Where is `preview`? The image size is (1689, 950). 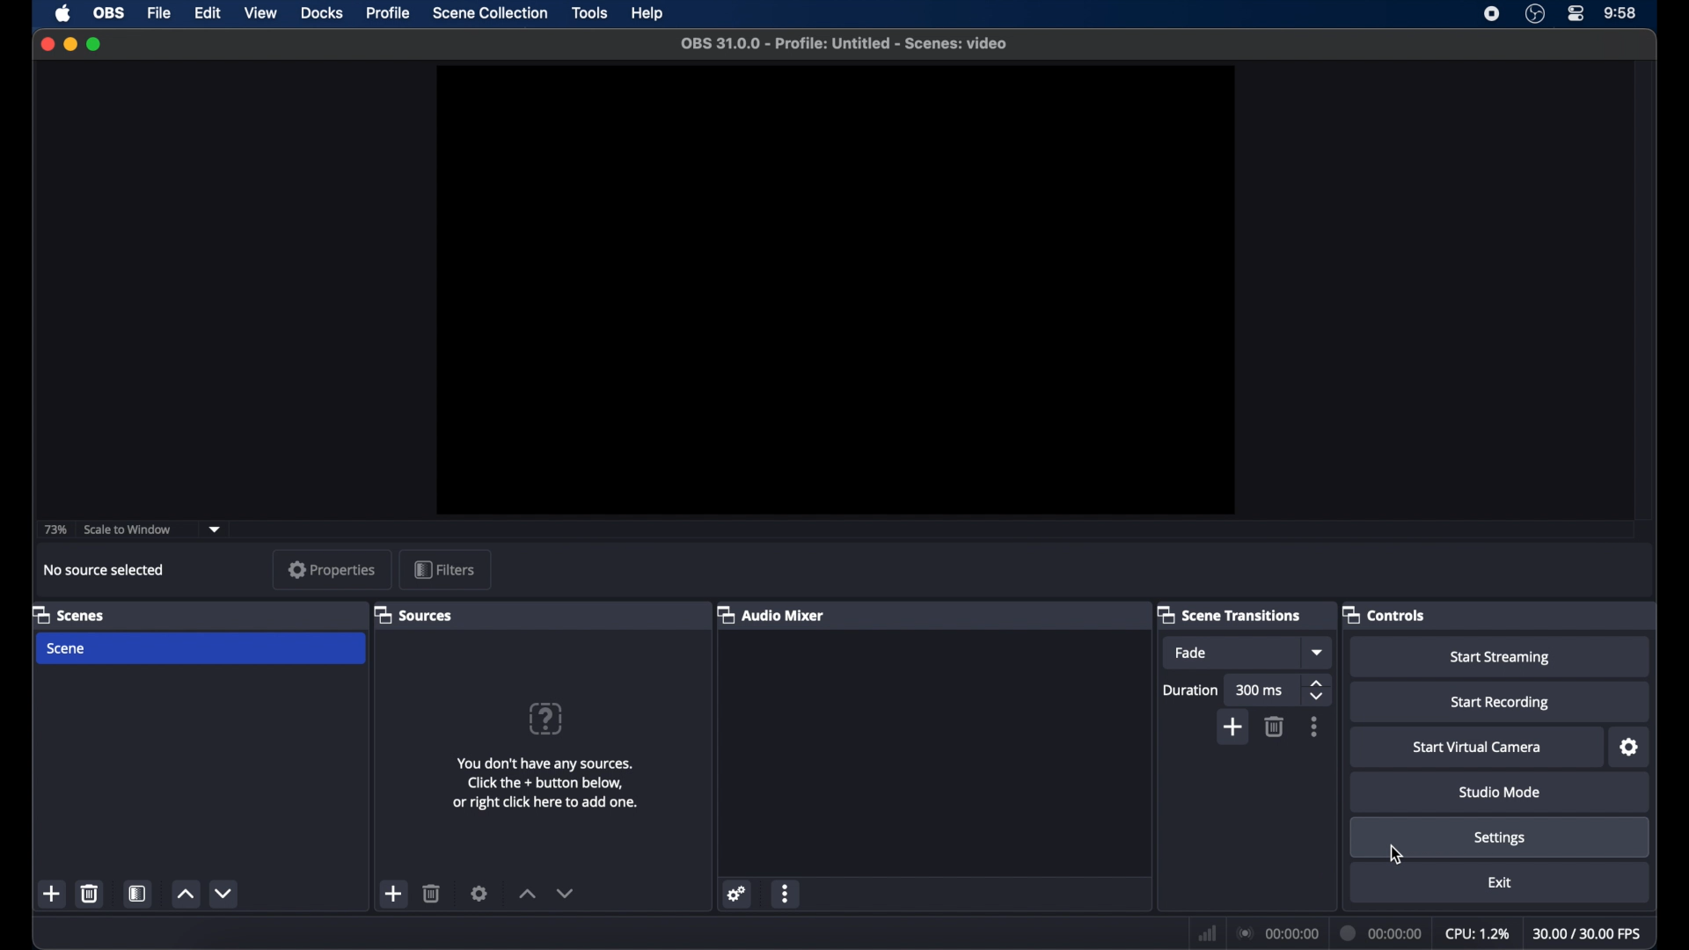
preview is located at coordinates (835, 290).